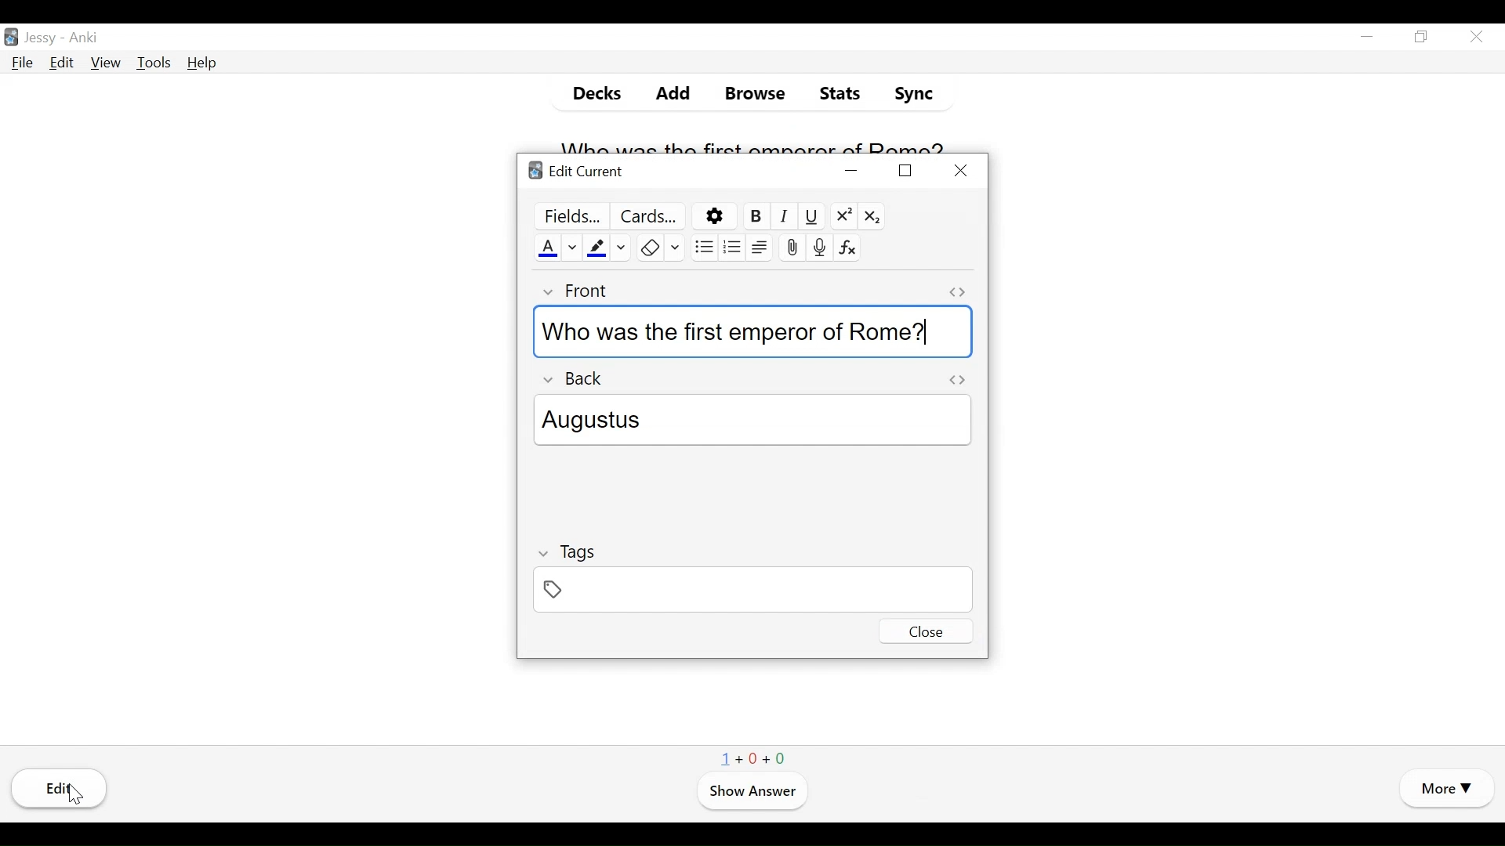  Describe the element at coordinates (11, 36) in the screenshot. I see `Anki Desktop Icon` at that location.